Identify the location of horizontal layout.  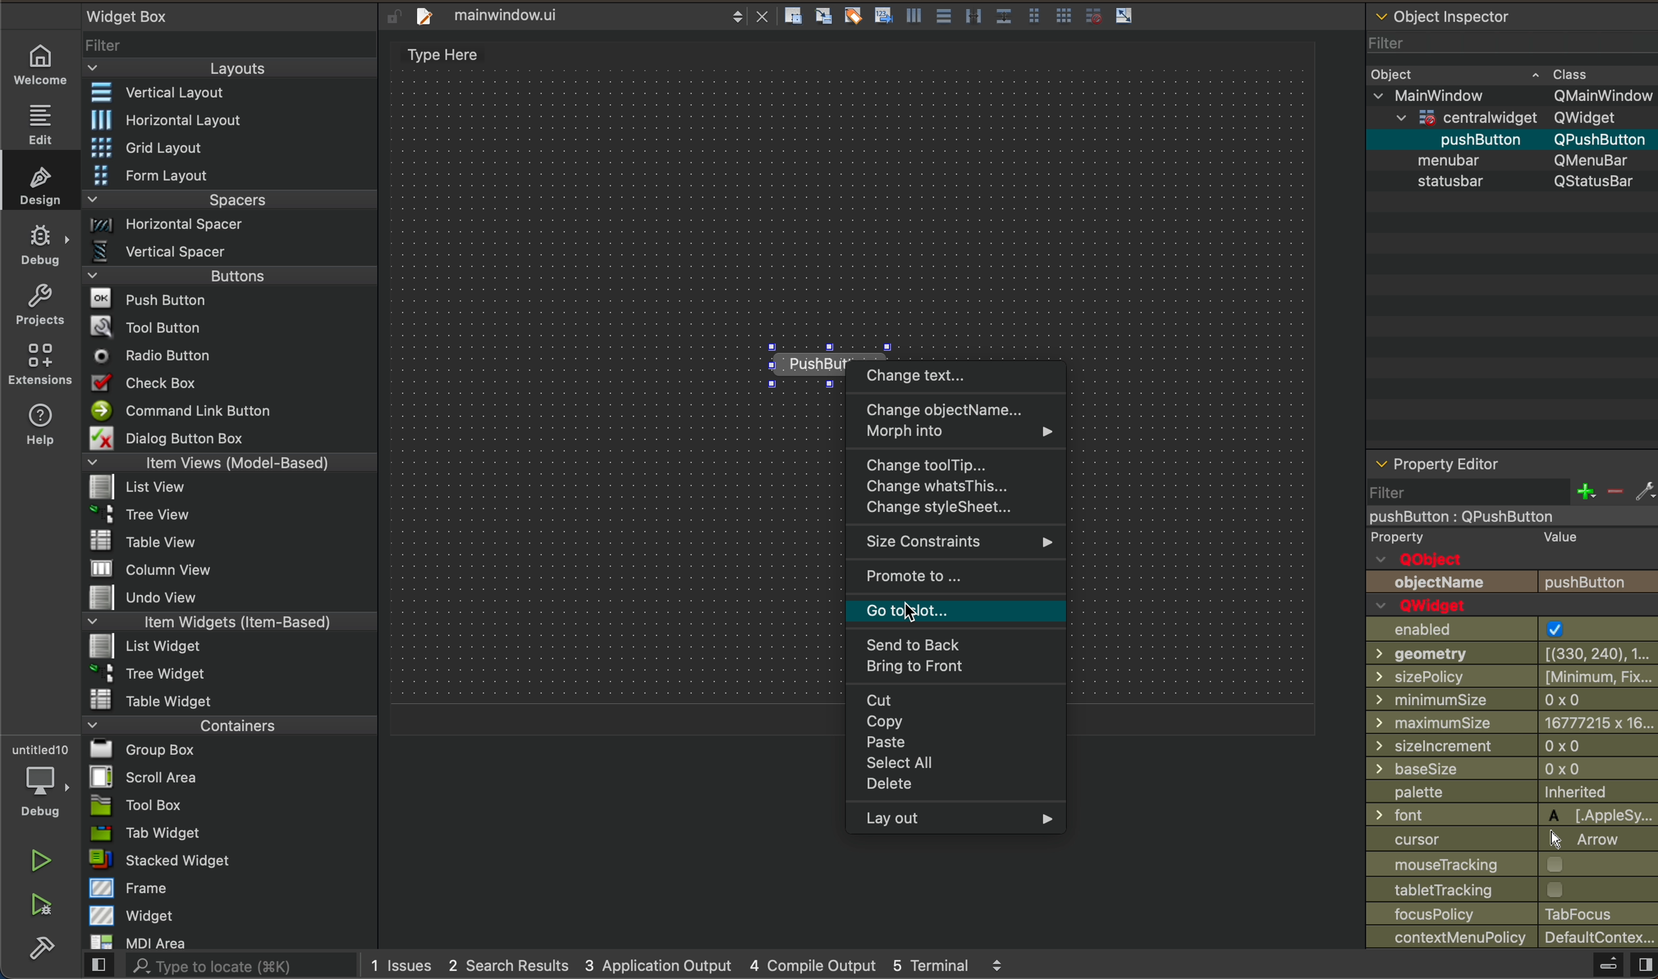
(230, 117).